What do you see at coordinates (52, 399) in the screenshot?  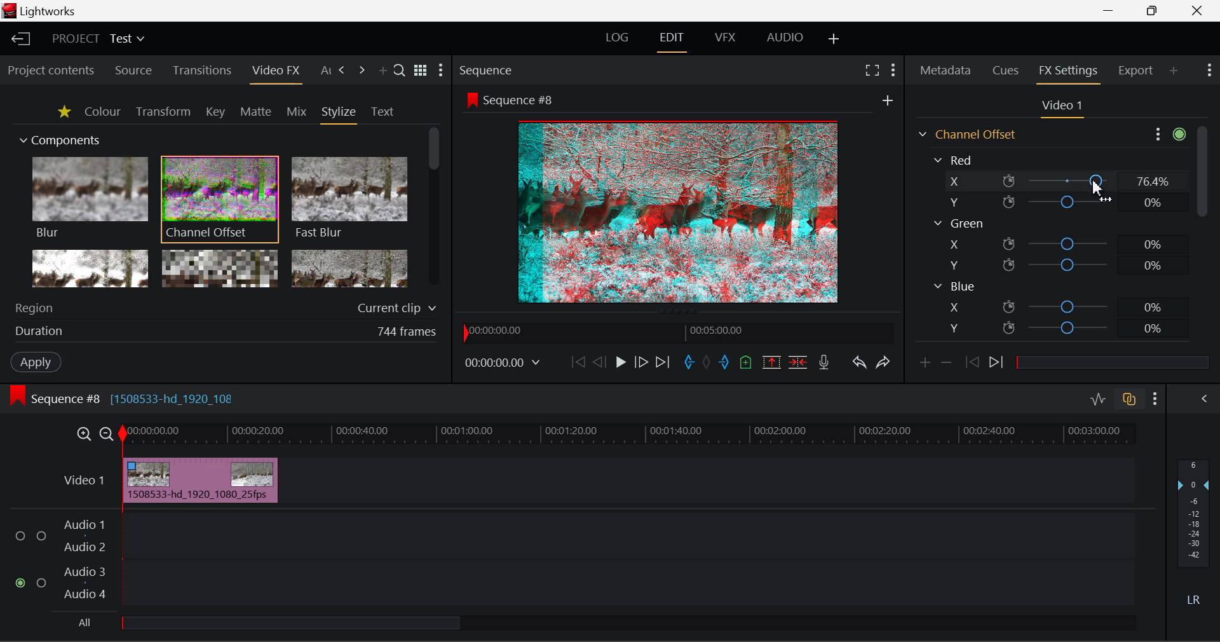 I see `Sequence Editing Level` at bounding box center [52, 399].